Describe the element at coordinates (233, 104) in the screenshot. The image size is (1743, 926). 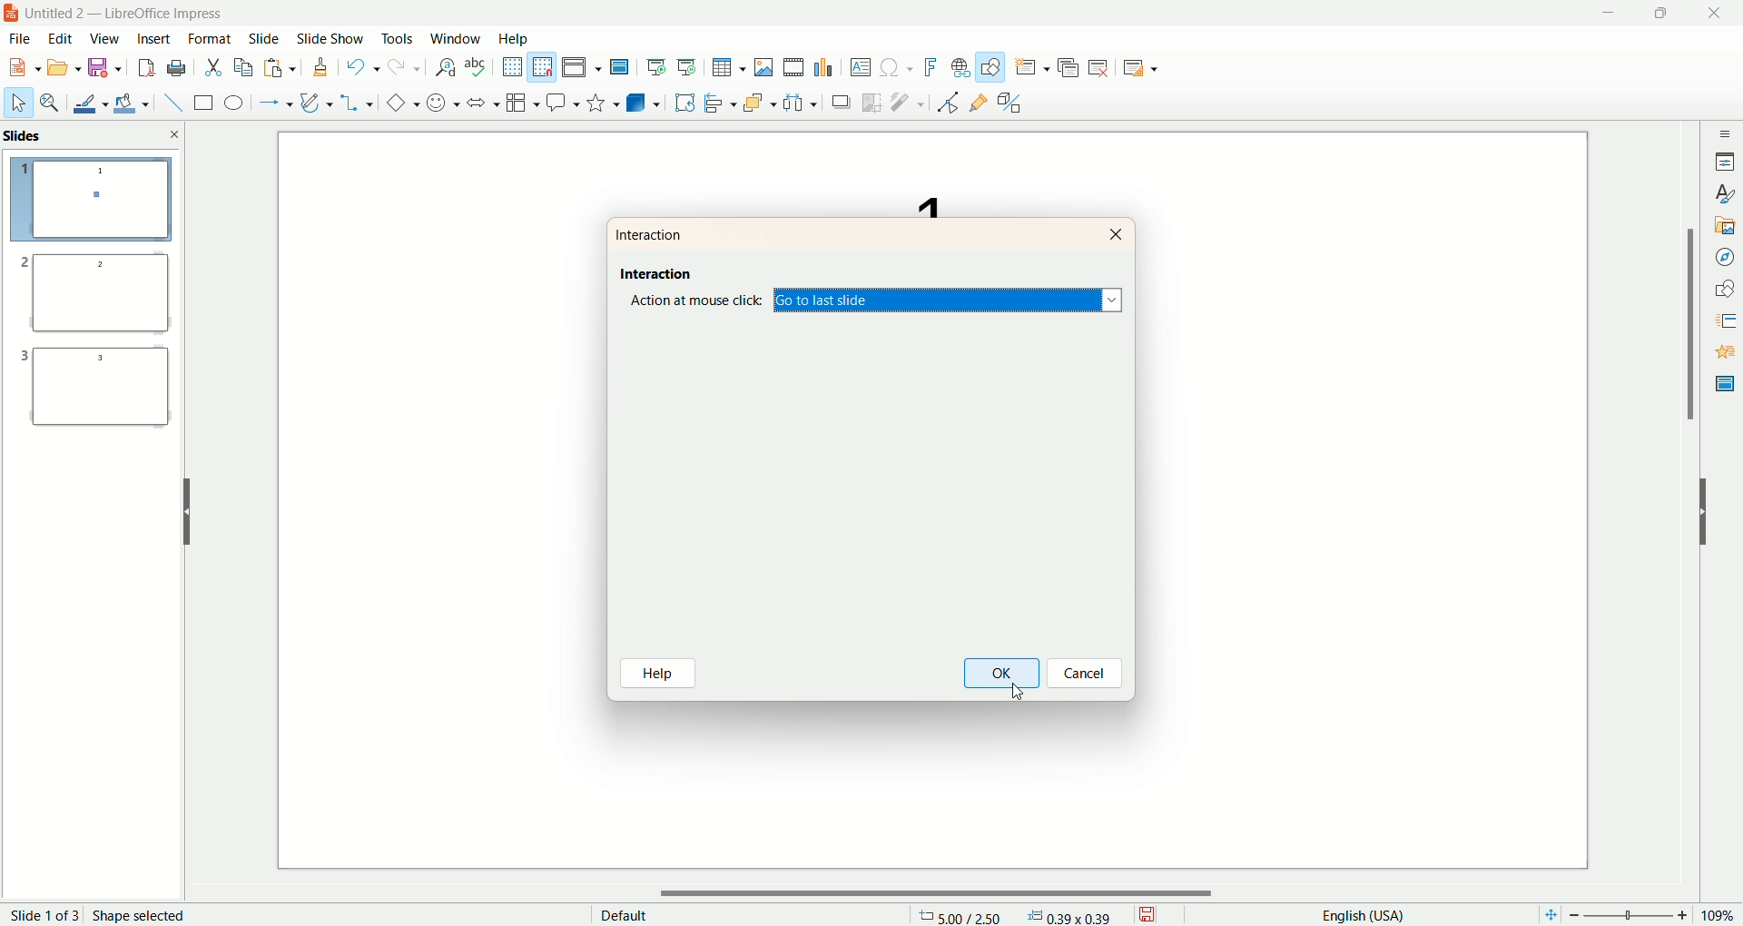
I see `ellipse` at that location.